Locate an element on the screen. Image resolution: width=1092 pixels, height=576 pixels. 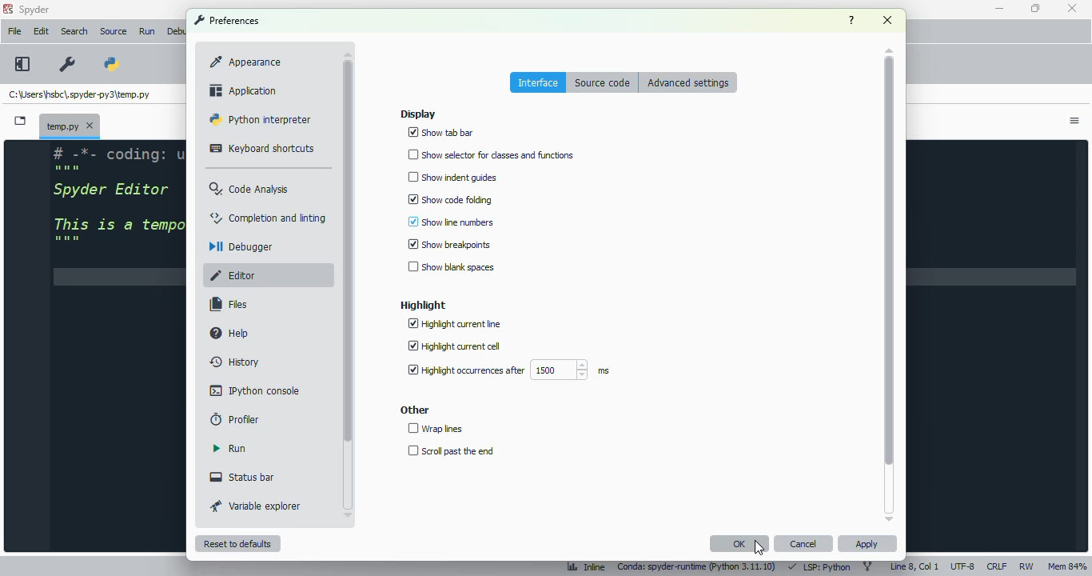
options is located at coordinates (1076, 122).